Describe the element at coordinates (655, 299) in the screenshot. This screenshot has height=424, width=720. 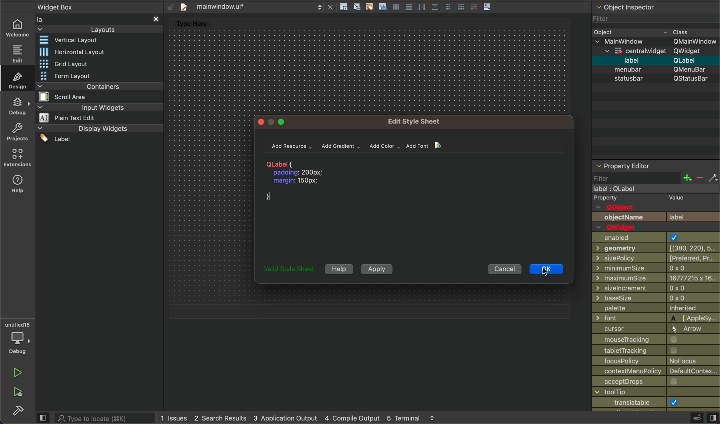
I see `base size` at that location.